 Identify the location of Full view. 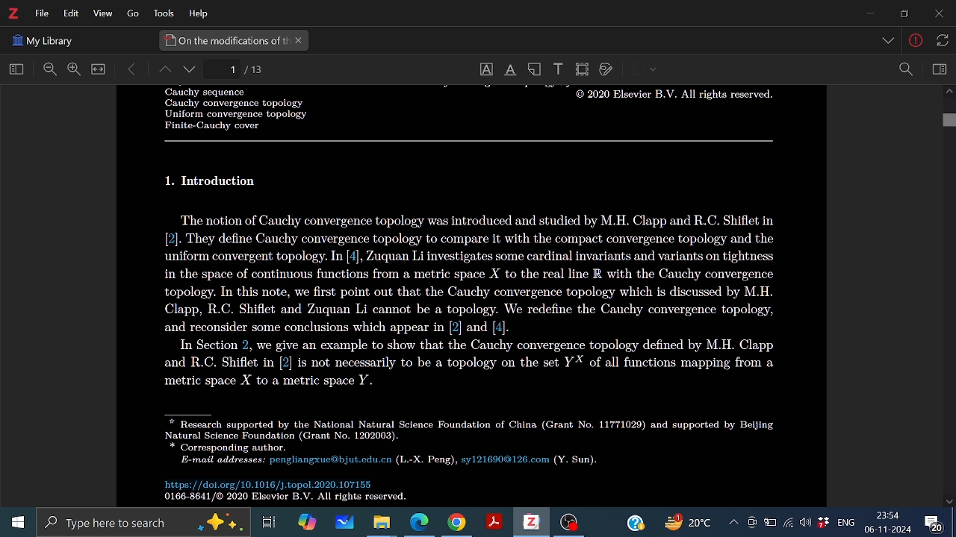
(99, 69).